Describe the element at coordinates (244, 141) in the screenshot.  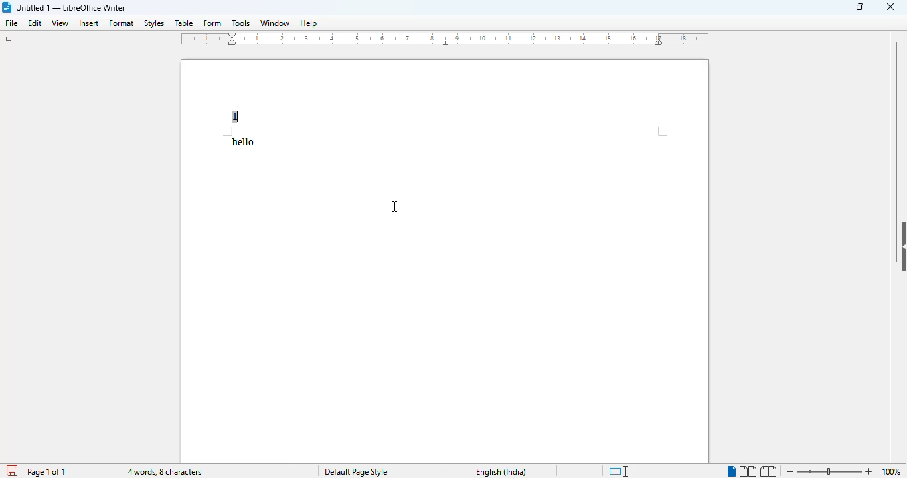
I see `text` at that location.